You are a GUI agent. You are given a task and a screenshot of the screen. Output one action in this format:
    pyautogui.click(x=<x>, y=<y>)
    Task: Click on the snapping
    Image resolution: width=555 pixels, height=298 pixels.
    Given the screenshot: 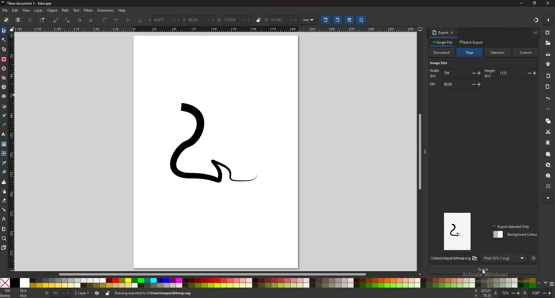 What is the action you would take?
    pyautogui.click(x=535, y=20)
    